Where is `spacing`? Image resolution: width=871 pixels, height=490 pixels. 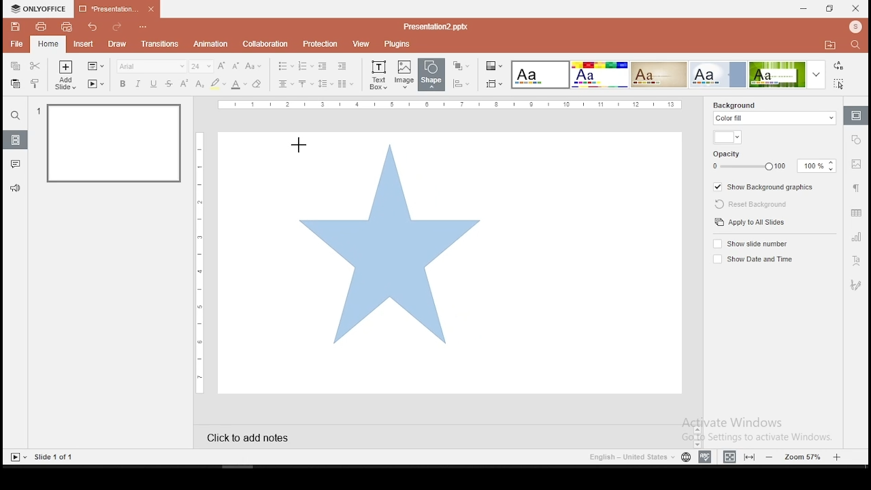
spacing is located at coordinates (325, 84).